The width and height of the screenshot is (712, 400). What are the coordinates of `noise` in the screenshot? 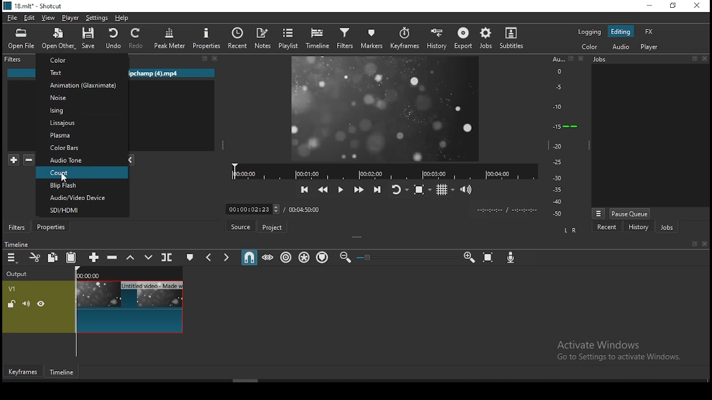 It's located at (82, 98).